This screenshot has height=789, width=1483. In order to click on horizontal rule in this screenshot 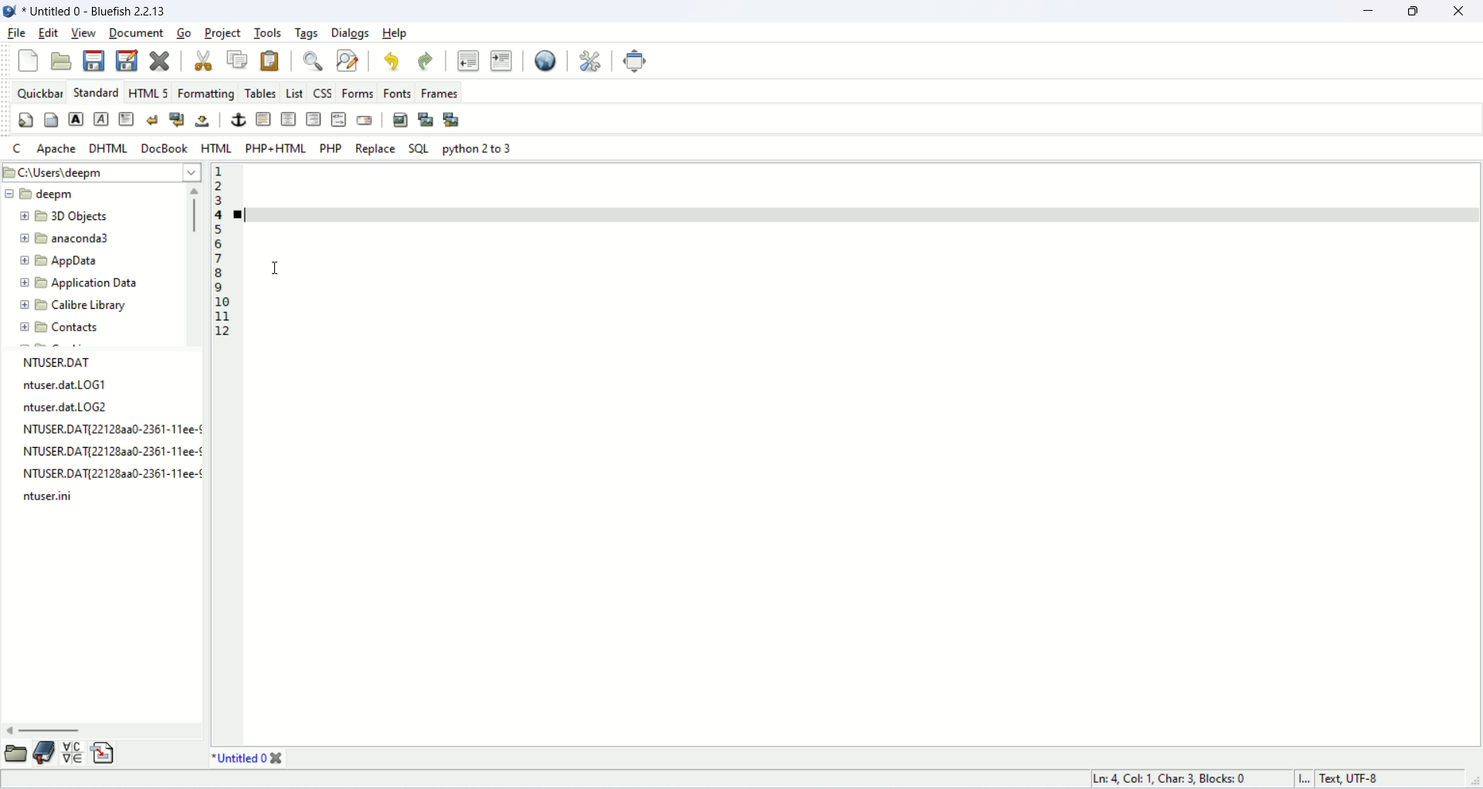, I will do `click(261, 117)`.